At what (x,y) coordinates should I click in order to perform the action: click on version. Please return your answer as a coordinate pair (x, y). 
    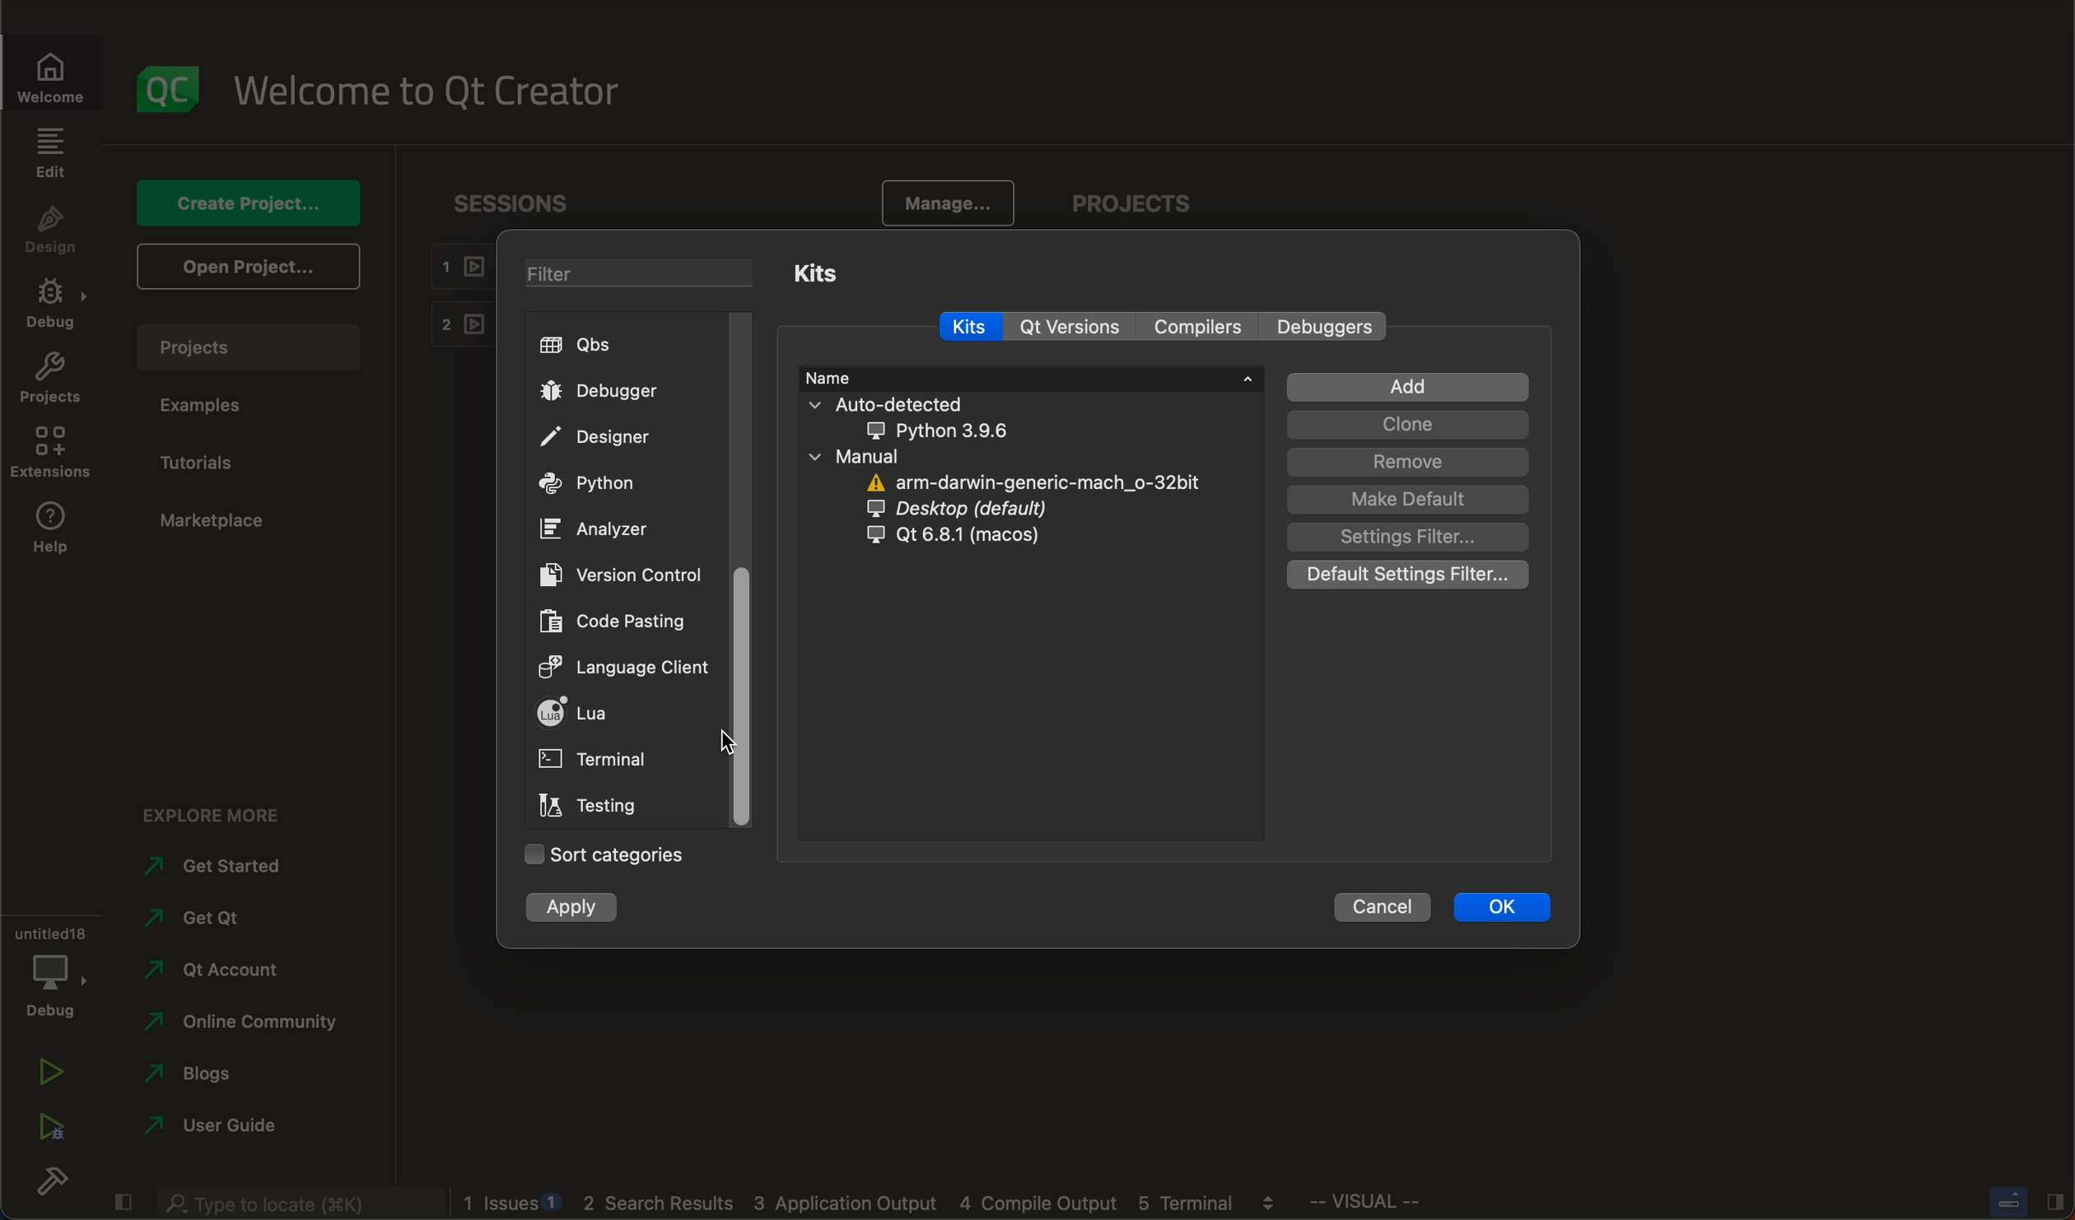
    Looking at the image, I should click on (631, 572).